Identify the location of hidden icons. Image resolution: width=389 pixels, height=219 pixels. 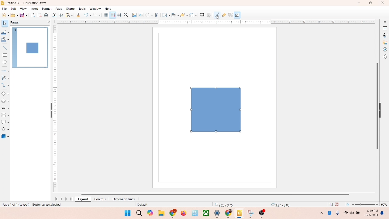
(318, 214).